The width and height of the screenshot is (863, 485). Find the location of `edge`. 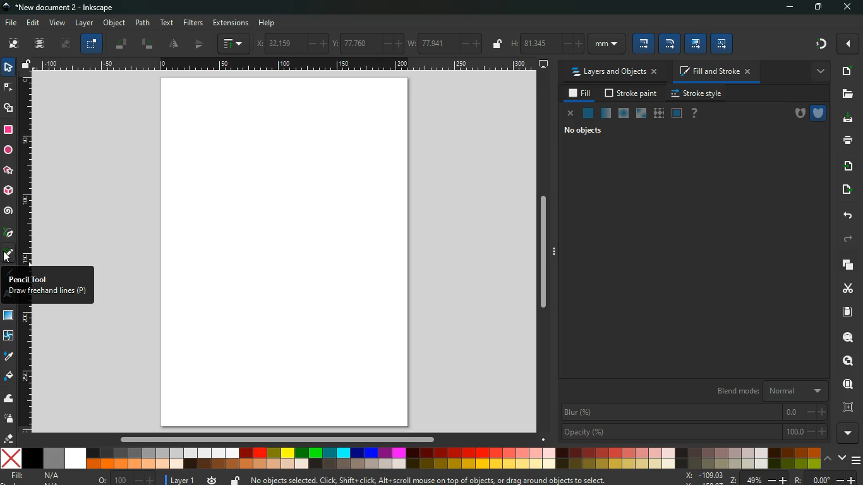

edge is located at coordinates (8, 89).